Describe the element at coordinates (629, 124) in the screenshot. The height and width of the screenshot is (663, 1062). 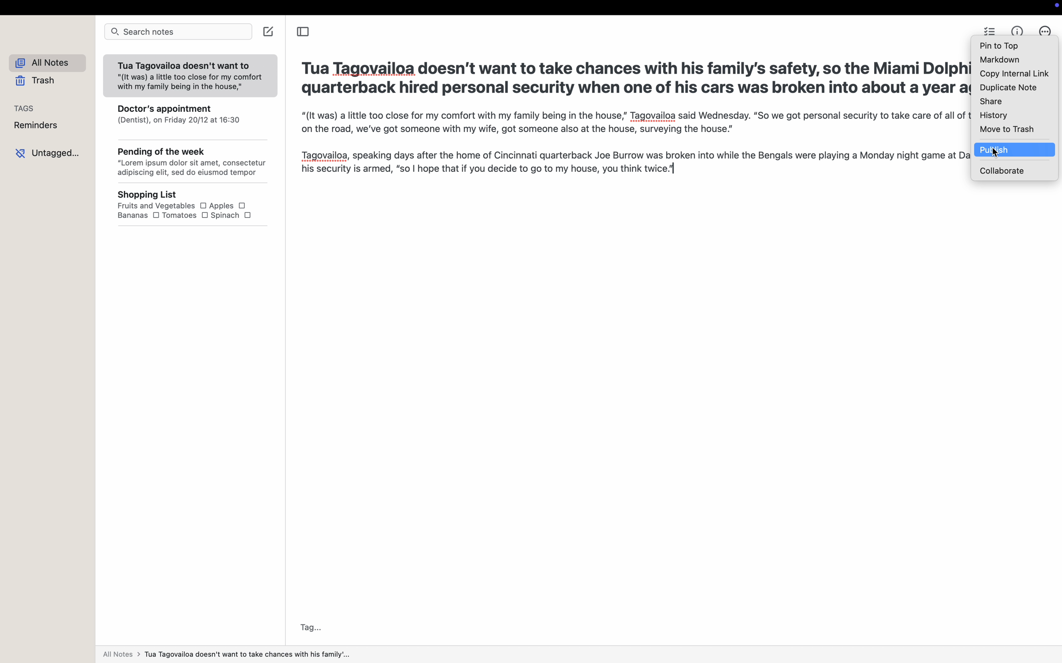
I see `"(It was) a little too close for my comfort with my family being in the house,” Tagovailoa said Wednesday. “So we got personal security to take care of all of that. When we're
on the road, we've got someone with my wife, got someone also at the house, surveying the house.”` at that location.